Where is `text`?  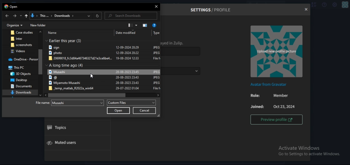
text is located at coordinates (103, 33).